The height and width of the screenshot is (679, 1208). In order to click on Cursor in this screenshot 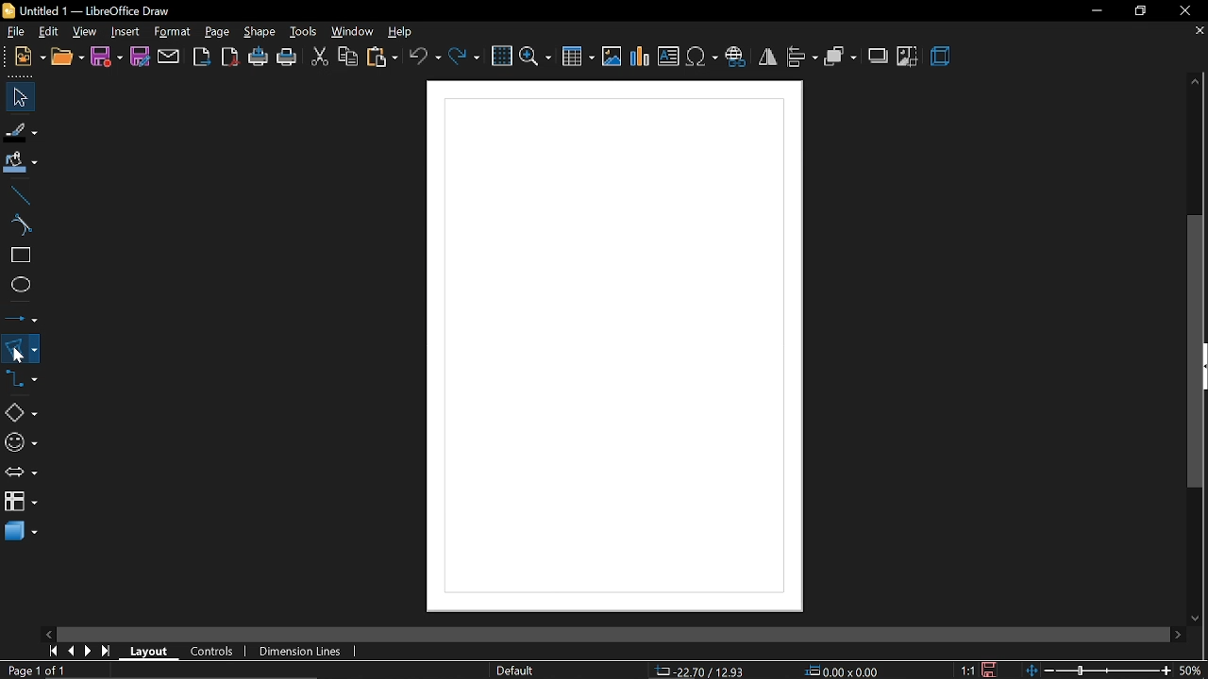, I will do `click(23, 356)`.